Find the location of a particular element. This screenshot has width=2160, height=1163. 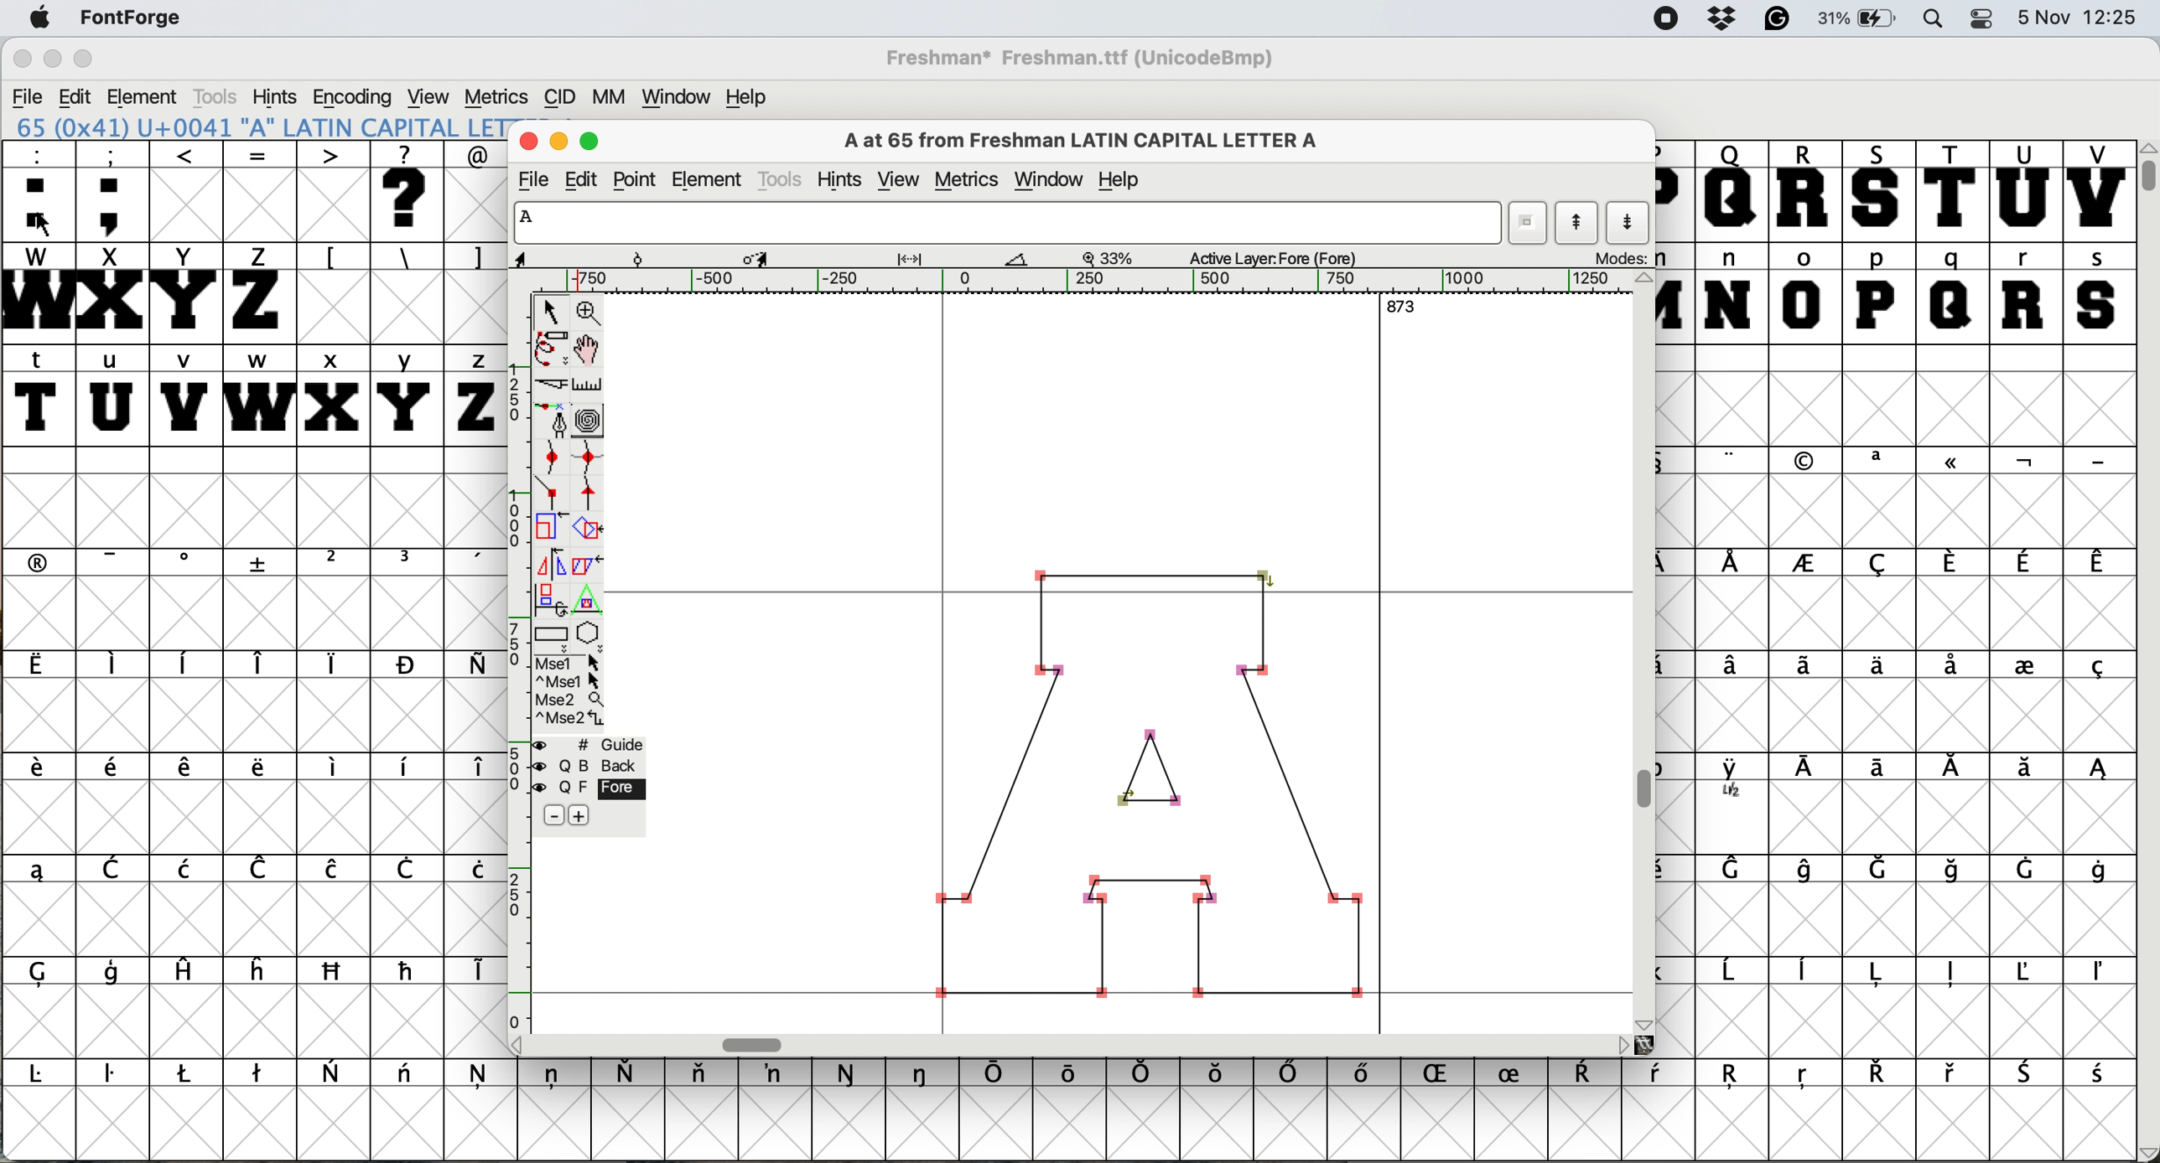

element is located at coordinates (147, 96).